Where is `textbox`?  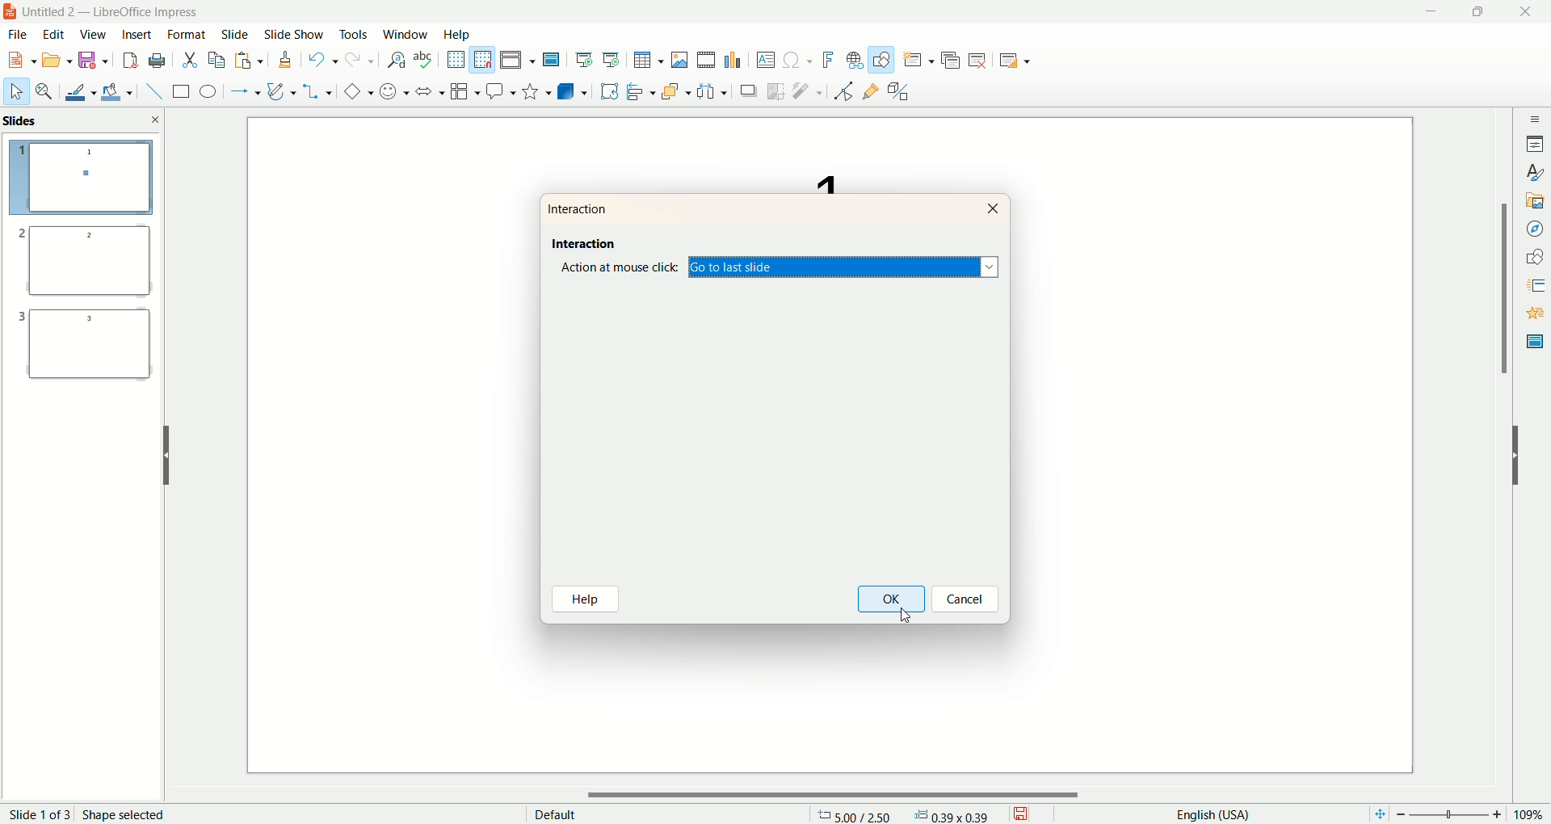 textbox is located at coordinates (765, 60).